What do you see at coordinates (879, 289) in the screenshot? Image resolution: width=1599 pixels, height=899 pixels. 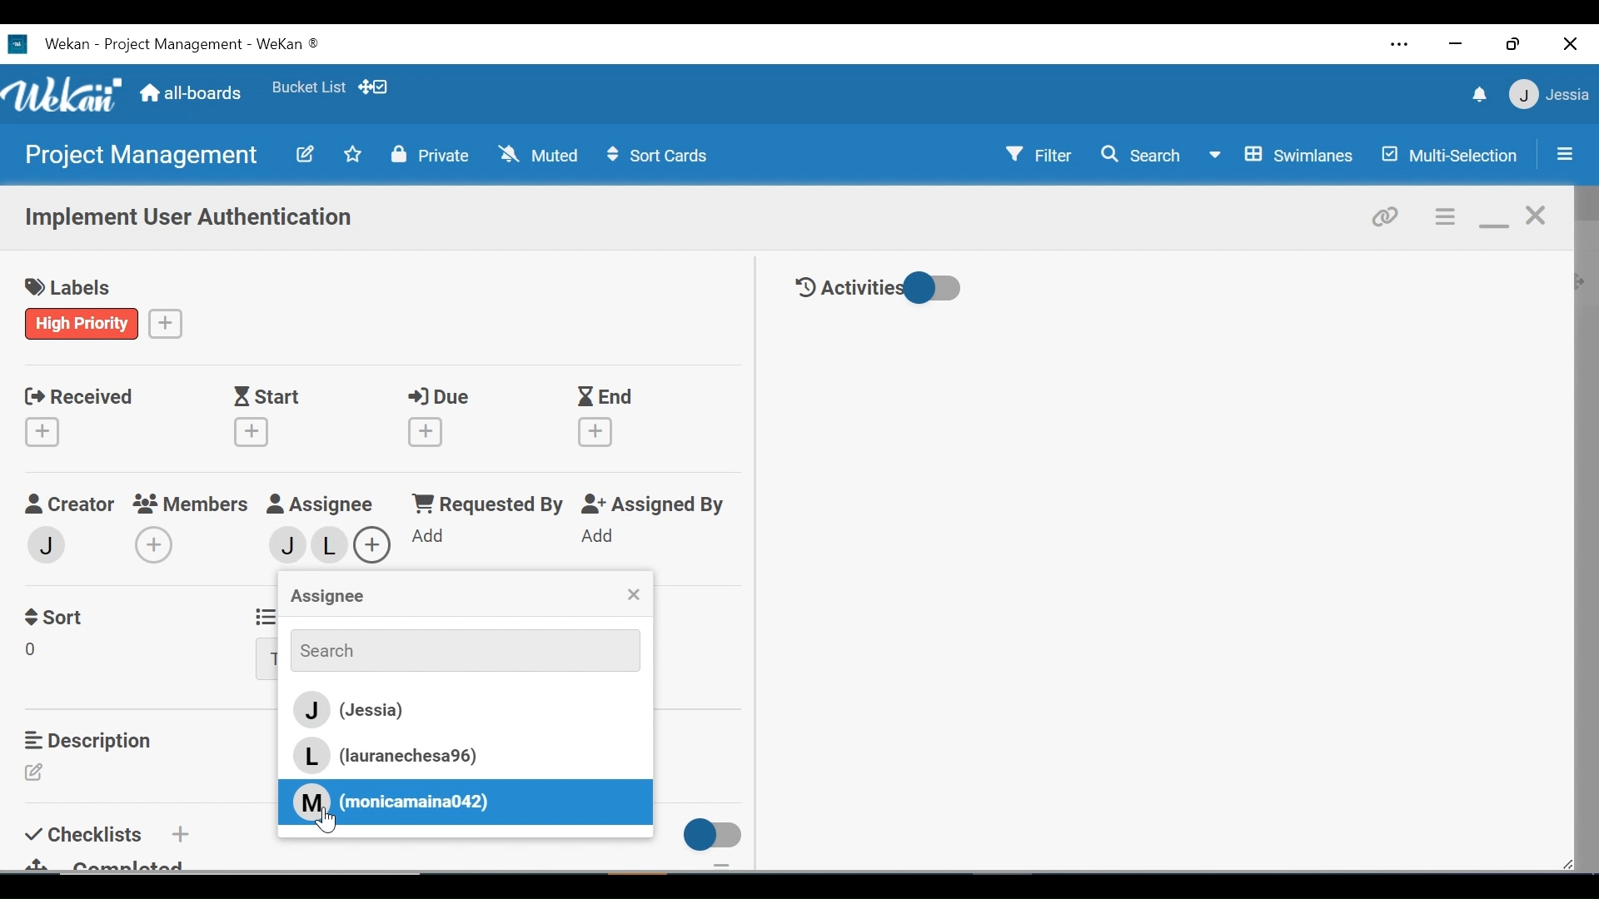 I see `Toggle Activities on/off` at bounding box center [879, 289].